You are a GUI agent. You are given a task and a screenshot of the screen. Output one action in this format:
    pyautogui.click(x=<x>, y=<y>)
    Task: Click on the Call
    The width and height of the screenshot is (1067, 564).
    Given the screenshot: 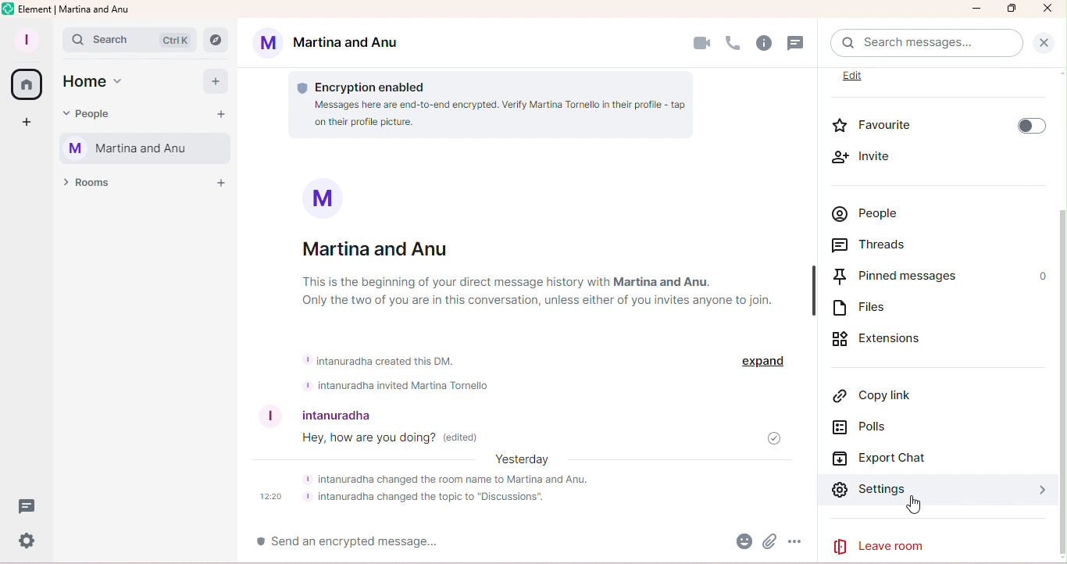 What is the action you would take?
    pyautogui.click(x=733, y=44)
    